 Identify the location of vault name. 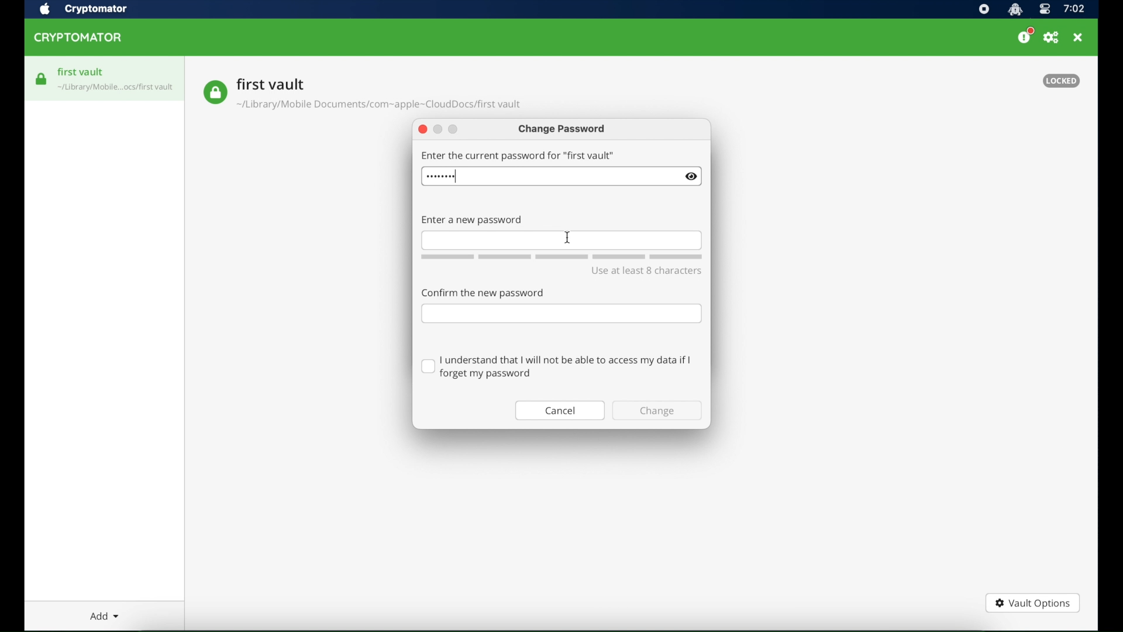
(271, 84).